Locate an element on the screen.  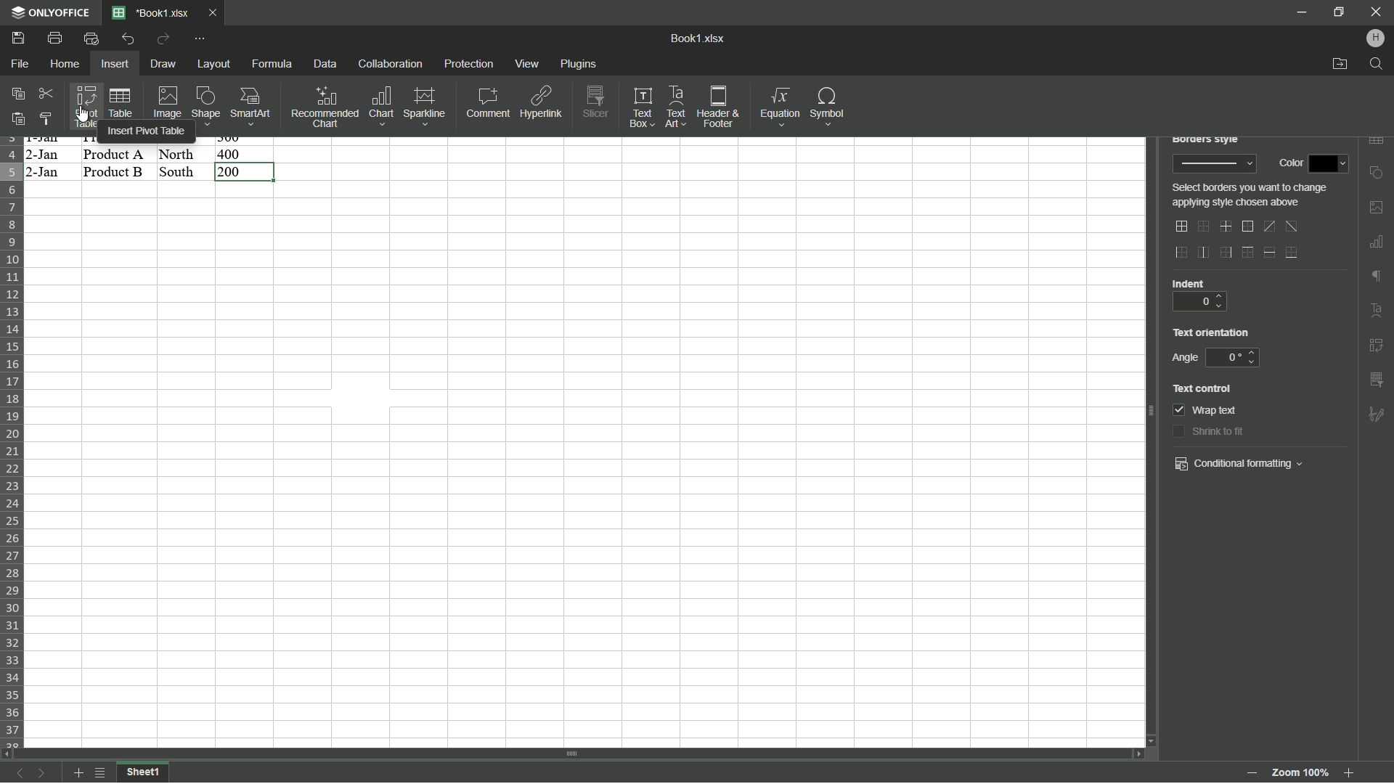
find is located at coordinates (1378, 65).